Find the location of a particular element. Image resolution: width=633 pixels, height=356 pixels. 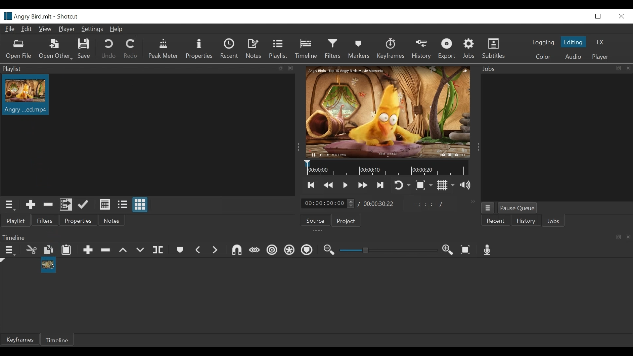

Markers is located at coordinates (359, 48).